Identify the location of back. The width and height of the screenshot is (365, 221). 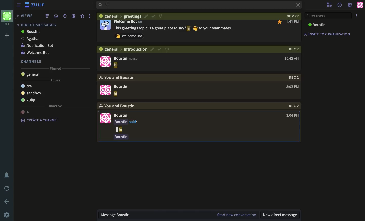
(7, 202).